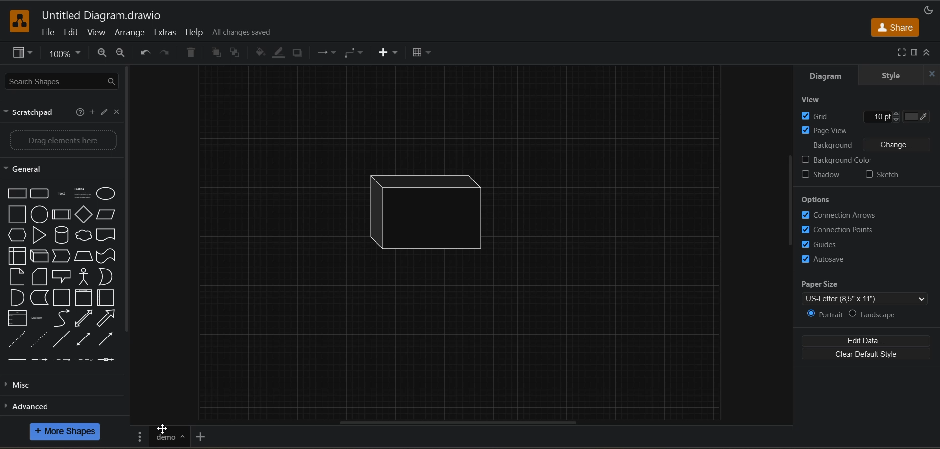 This screenshot has height=449, width=940. What do you see at coordinates (884, 176) in the screenshot?
I see `sketch` at bounding box center [884, 176].